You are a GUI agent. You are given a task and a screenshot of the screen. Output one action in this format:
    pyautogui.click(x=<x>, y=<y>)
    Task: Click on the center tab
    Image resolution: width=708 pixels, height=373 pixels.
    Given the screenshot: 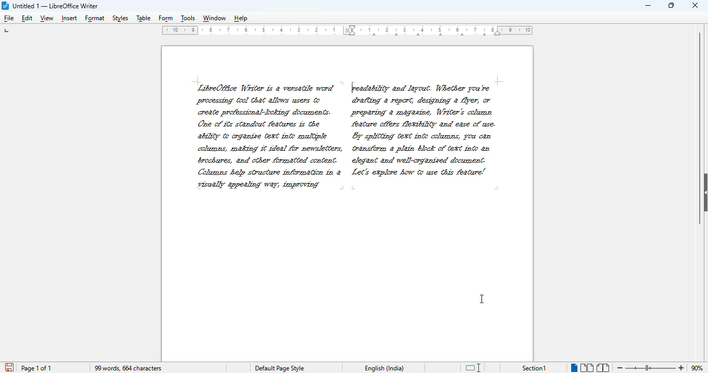 What is the action you would take?
    pyautogui.click(x=440, y=35)
    